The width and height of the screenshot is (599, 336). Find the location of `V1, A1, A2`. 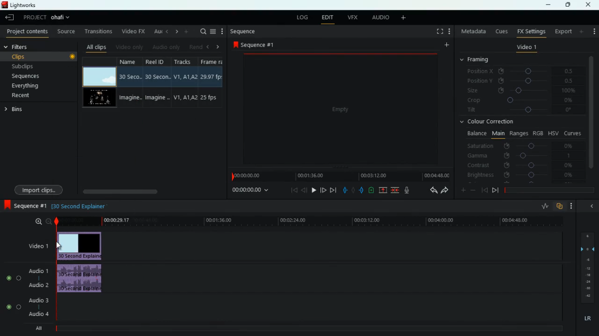

V1, A1, A2 is located at coordinates (185, 98).